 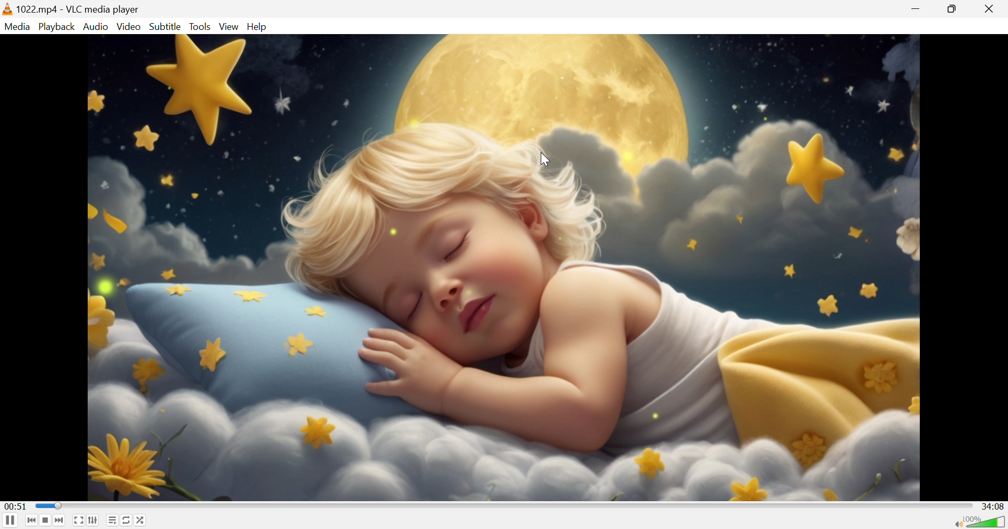 What do you see at coordinates (919, 7) in the screenshot?
I see `Minimize` at bounding box center [919, 7].